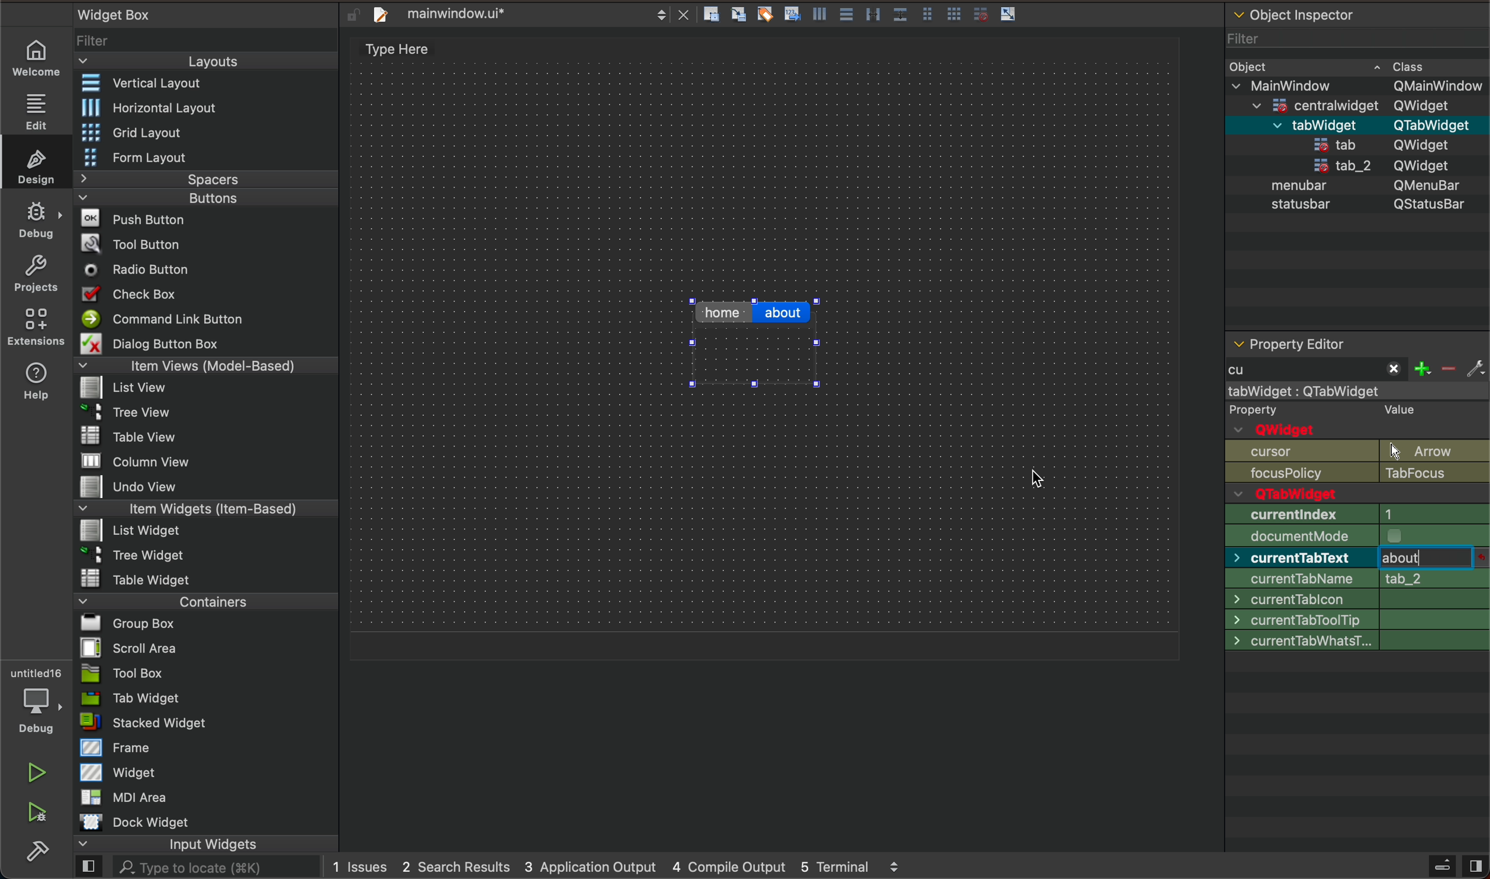 The image size is (1490, 879). I want to click on palette, so click(1358, 638).